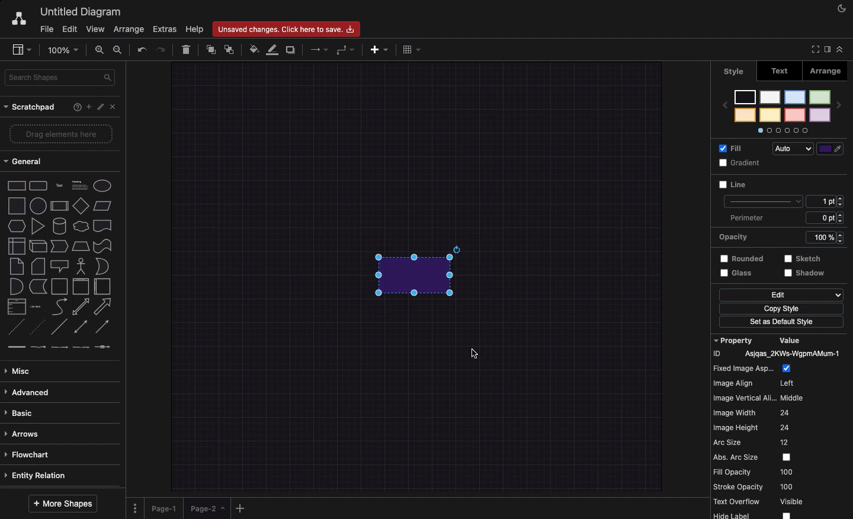 This screenshot has width=853, height=519. I want to click on Sidebar, so click(826, 49).